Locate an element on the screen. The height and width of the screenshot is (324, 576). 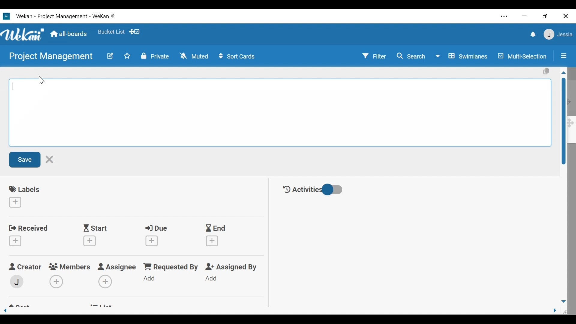
Muted is located at coordinates (193, 56).